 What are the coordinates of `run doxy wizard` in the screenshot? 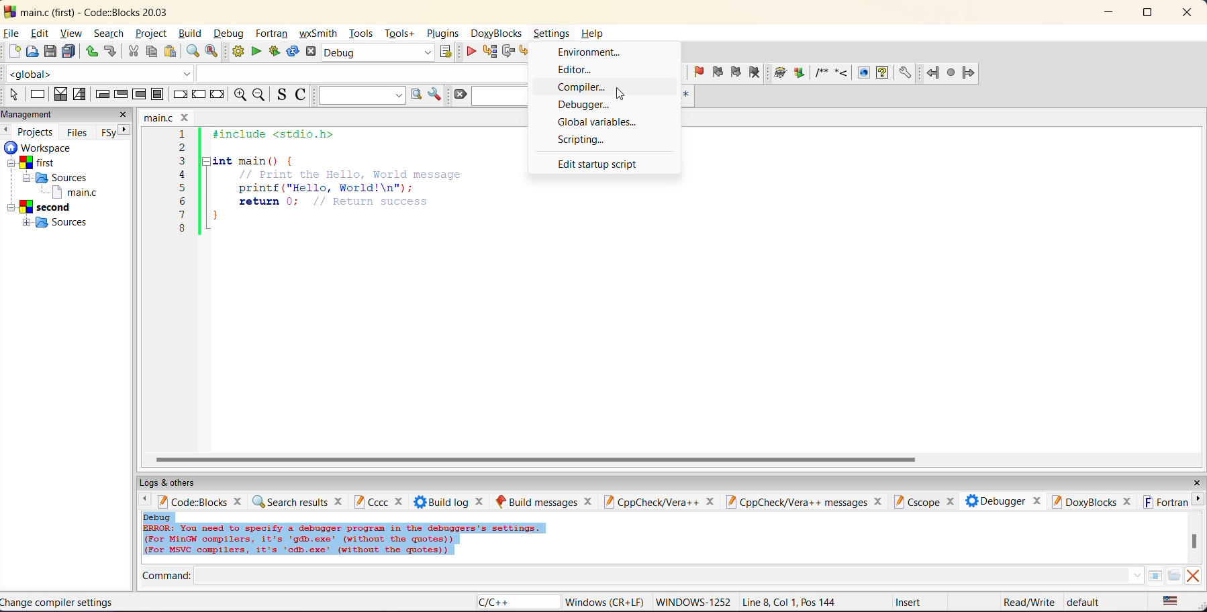 It's located at (781, 74).